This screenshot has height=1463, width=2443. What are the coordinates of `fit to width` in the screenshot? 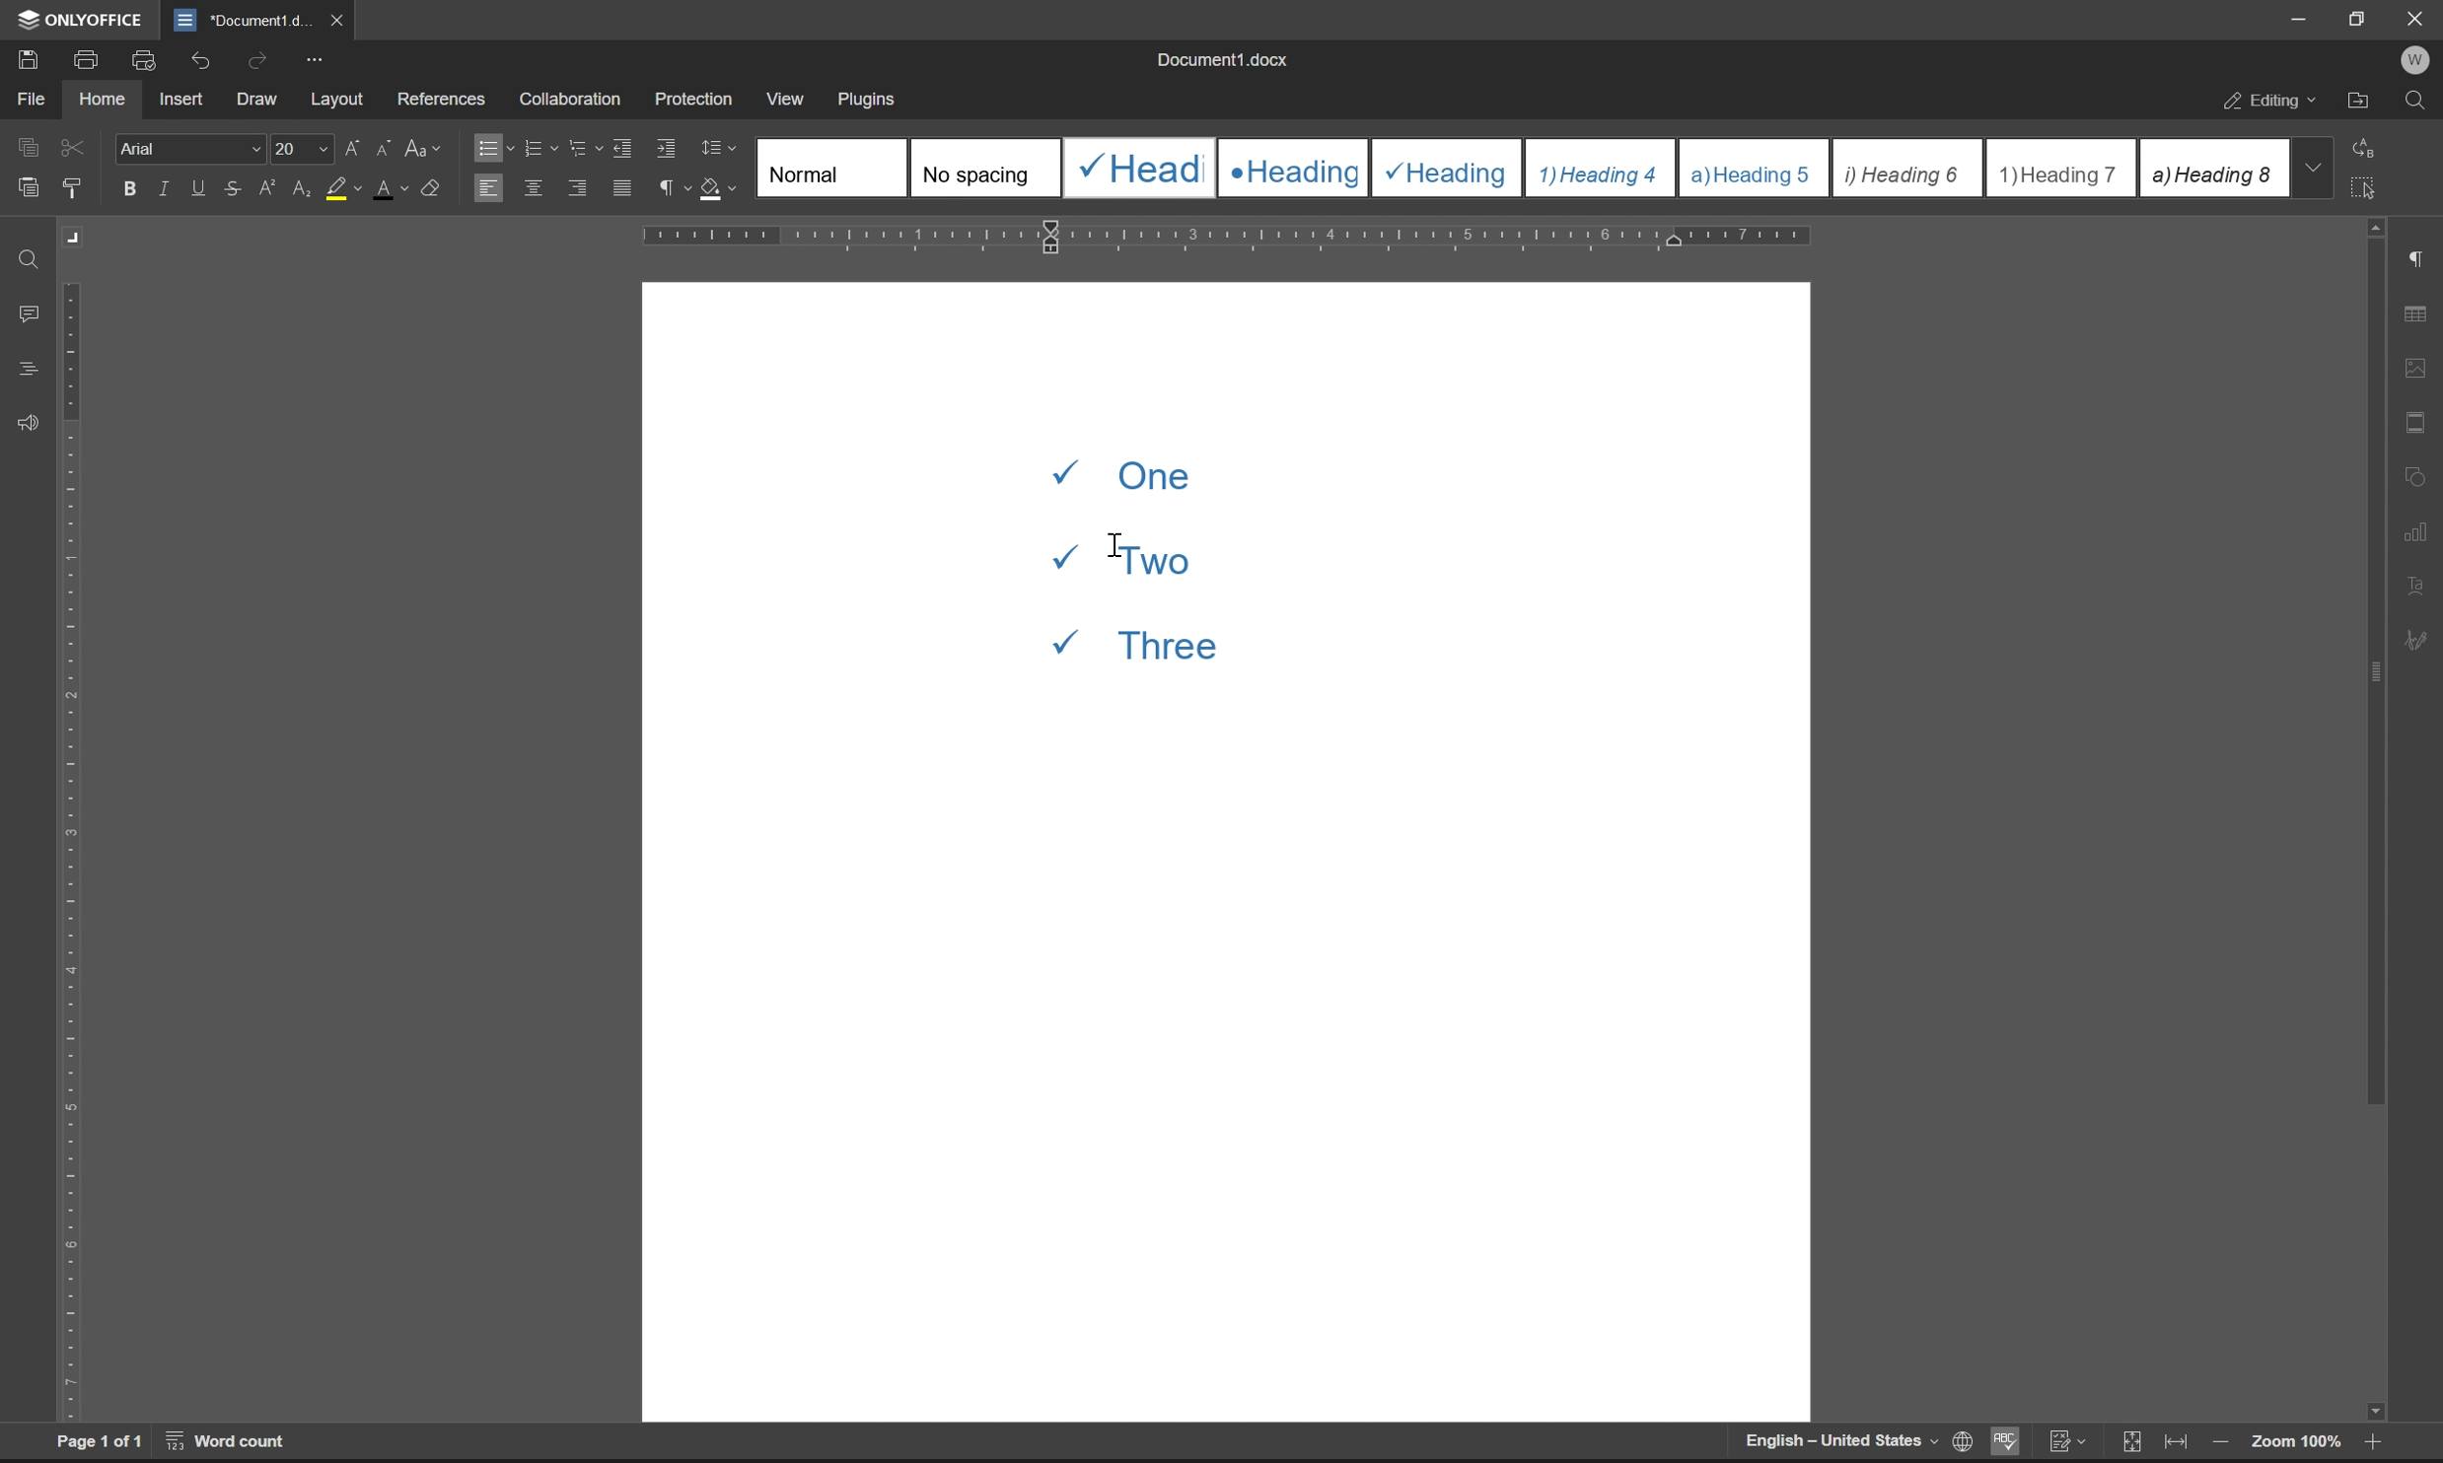 It's located at (2176, 1442).